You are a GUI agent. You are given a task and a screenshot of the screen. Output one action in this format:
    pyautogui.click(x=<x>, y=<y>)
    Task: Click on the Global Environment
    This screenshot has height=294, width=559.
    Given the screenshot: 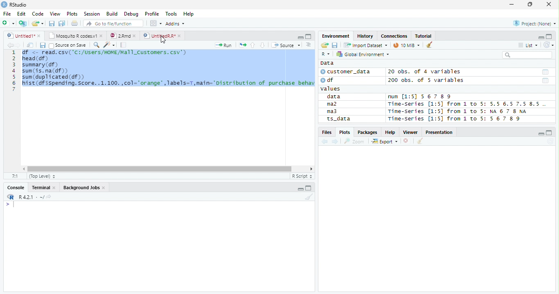 What is the action you would take?
    pyautogui.click(x=363, y=54)
    